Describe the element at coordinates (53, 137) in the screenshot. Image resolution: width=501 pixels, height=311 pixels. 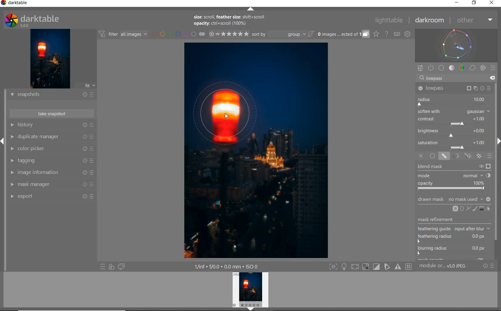
I see `DUPLICATE MANAGER` at that location.